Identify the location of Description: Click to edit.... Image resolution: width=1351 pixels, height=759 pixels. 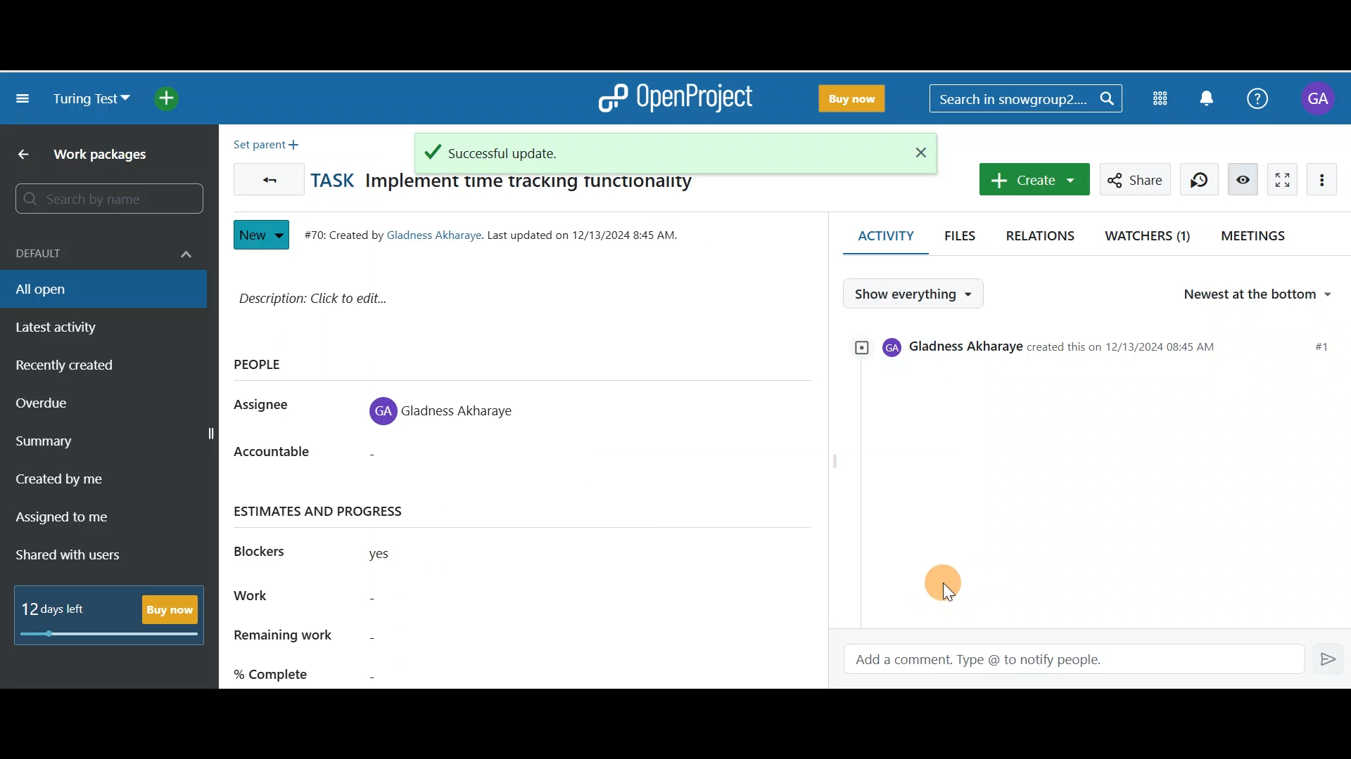
(464, 305).